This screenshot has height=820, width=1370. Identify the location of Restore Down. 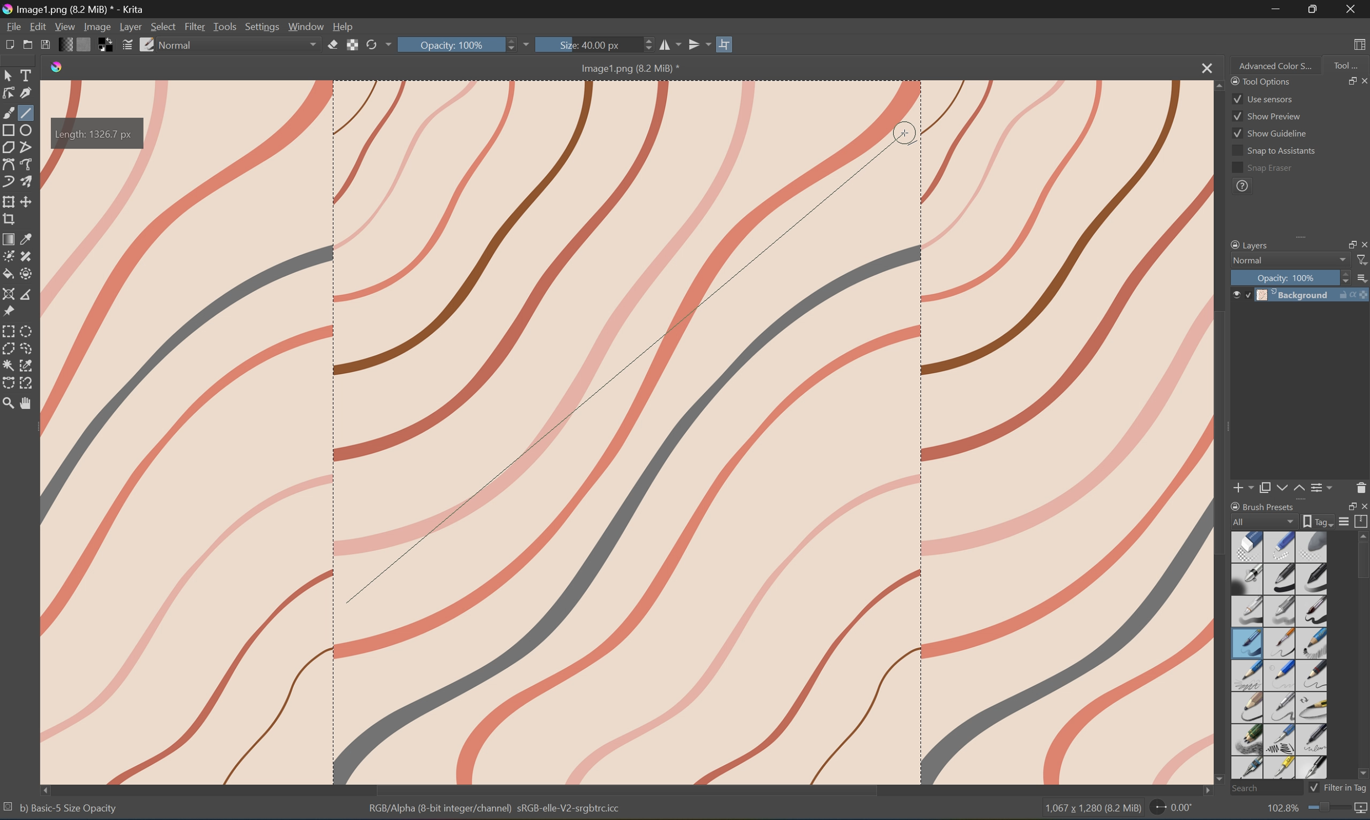
(1316, 9).